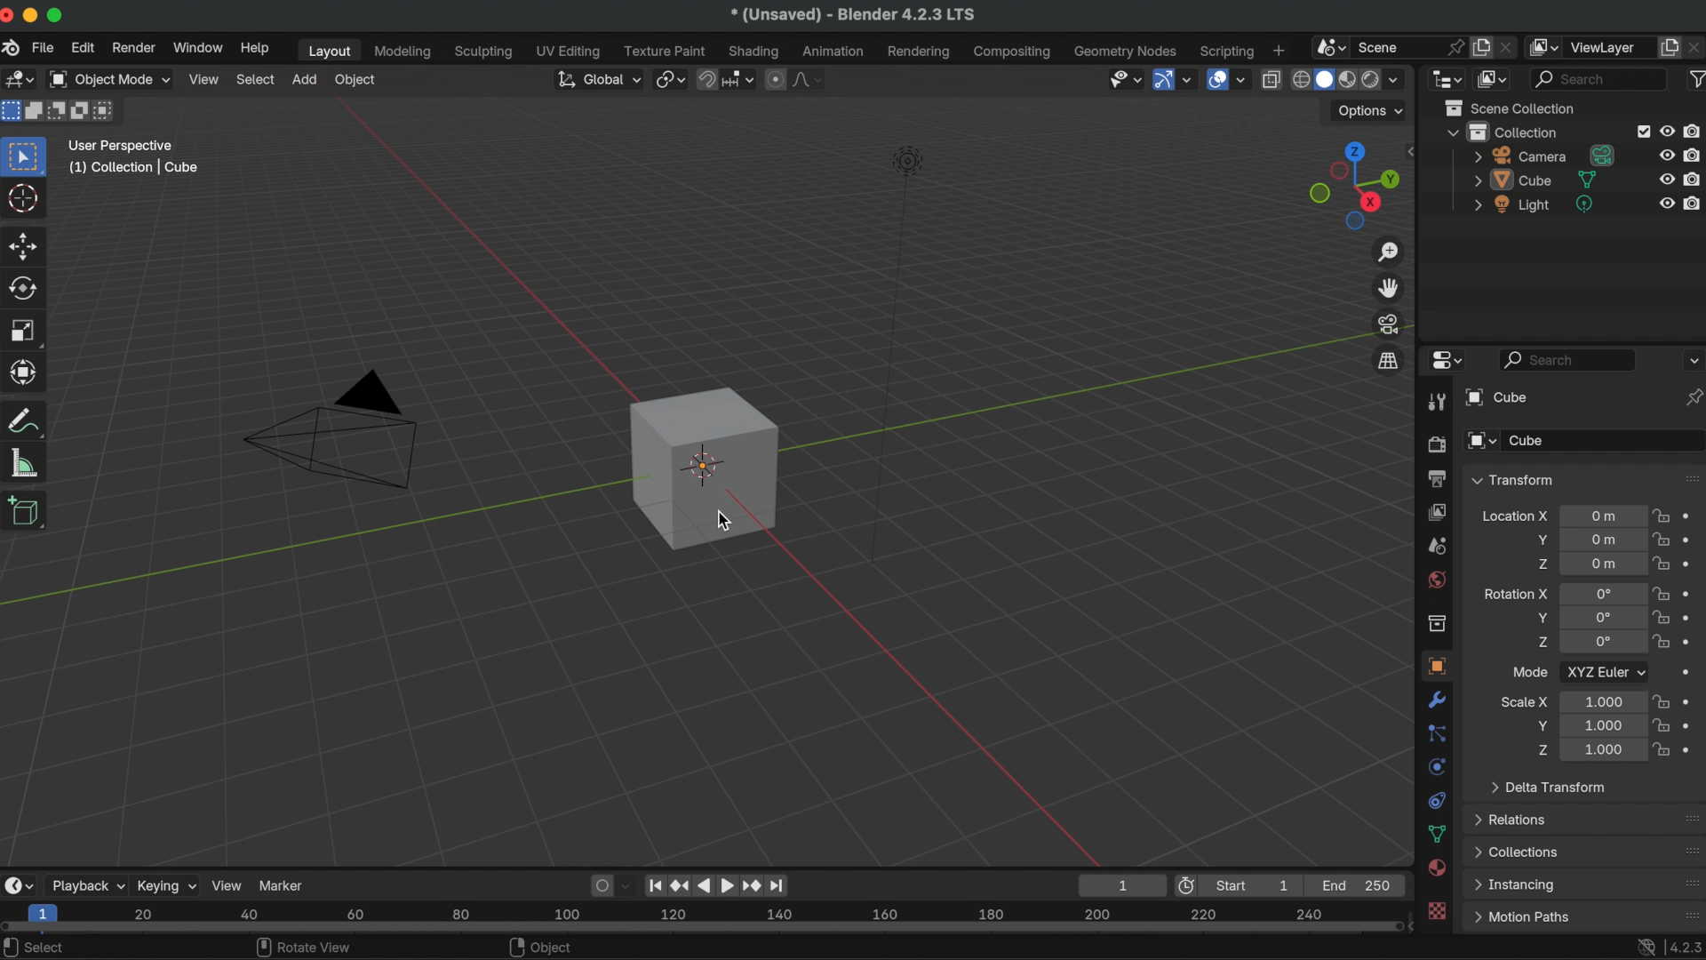 This screenshot has width=1706, height=960. Describe the element at coordinates (1665, 180) in the screenshot. I see `hide in viewport` at that location.